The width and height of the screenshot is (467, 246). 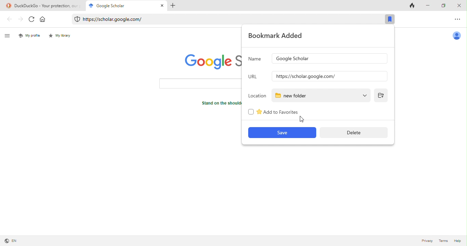 I want to click on track tab, so click(x=414, y=5).